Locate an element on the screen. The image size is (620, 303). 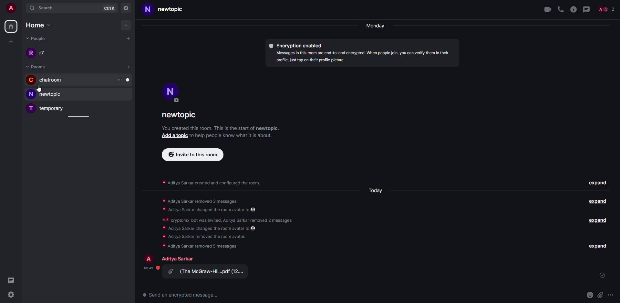
threads is located at coordinates (11, 280).